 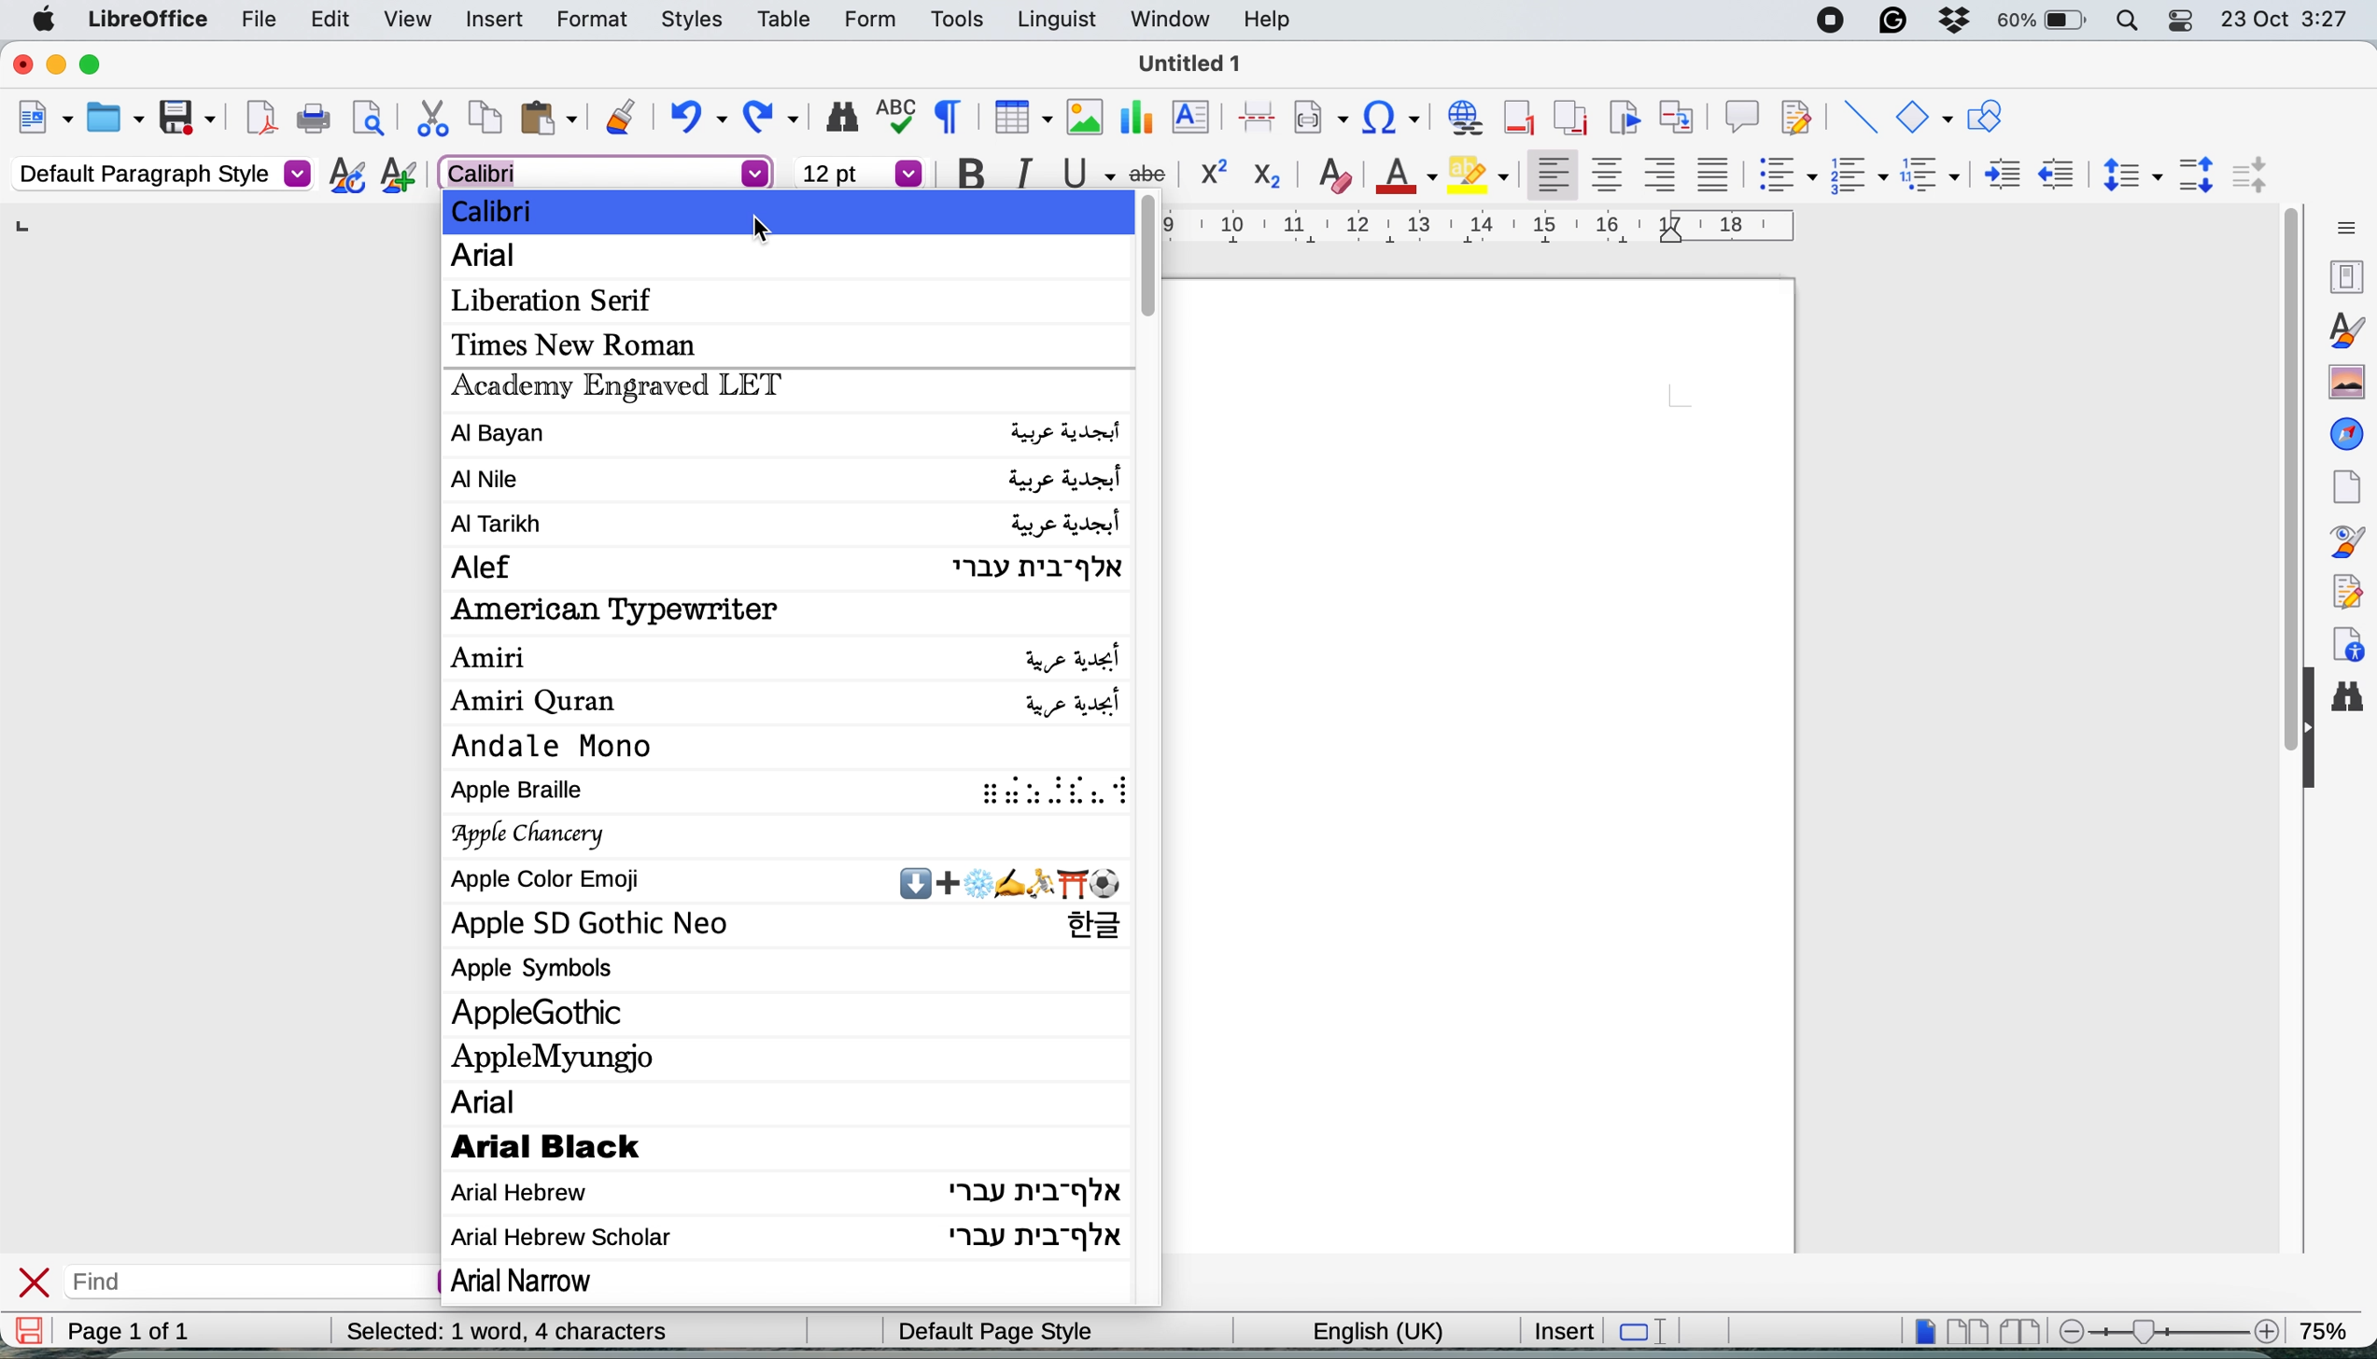 What do you see at coordinates (963, 172) in the screenshot?
I see `bold` at bounding box center [963, 172].